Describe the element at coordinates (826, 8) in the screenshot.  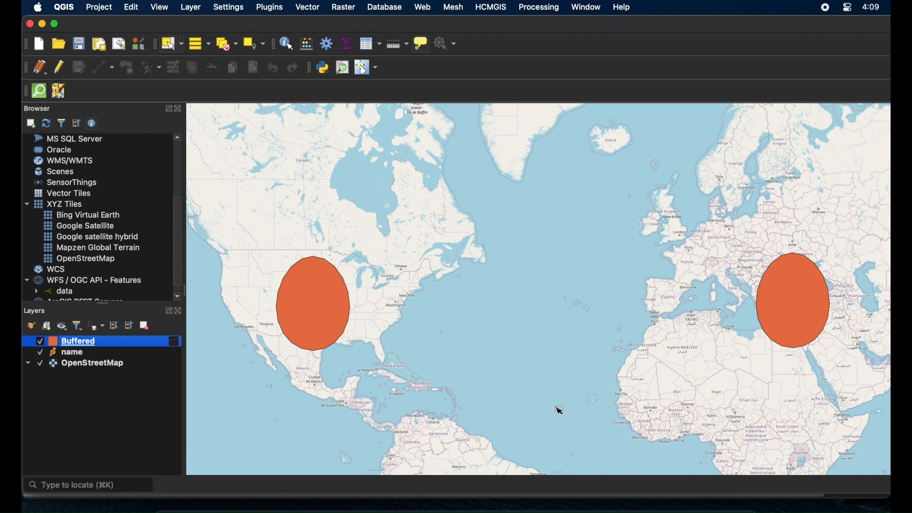
I see `screen recorder icon` at that location.